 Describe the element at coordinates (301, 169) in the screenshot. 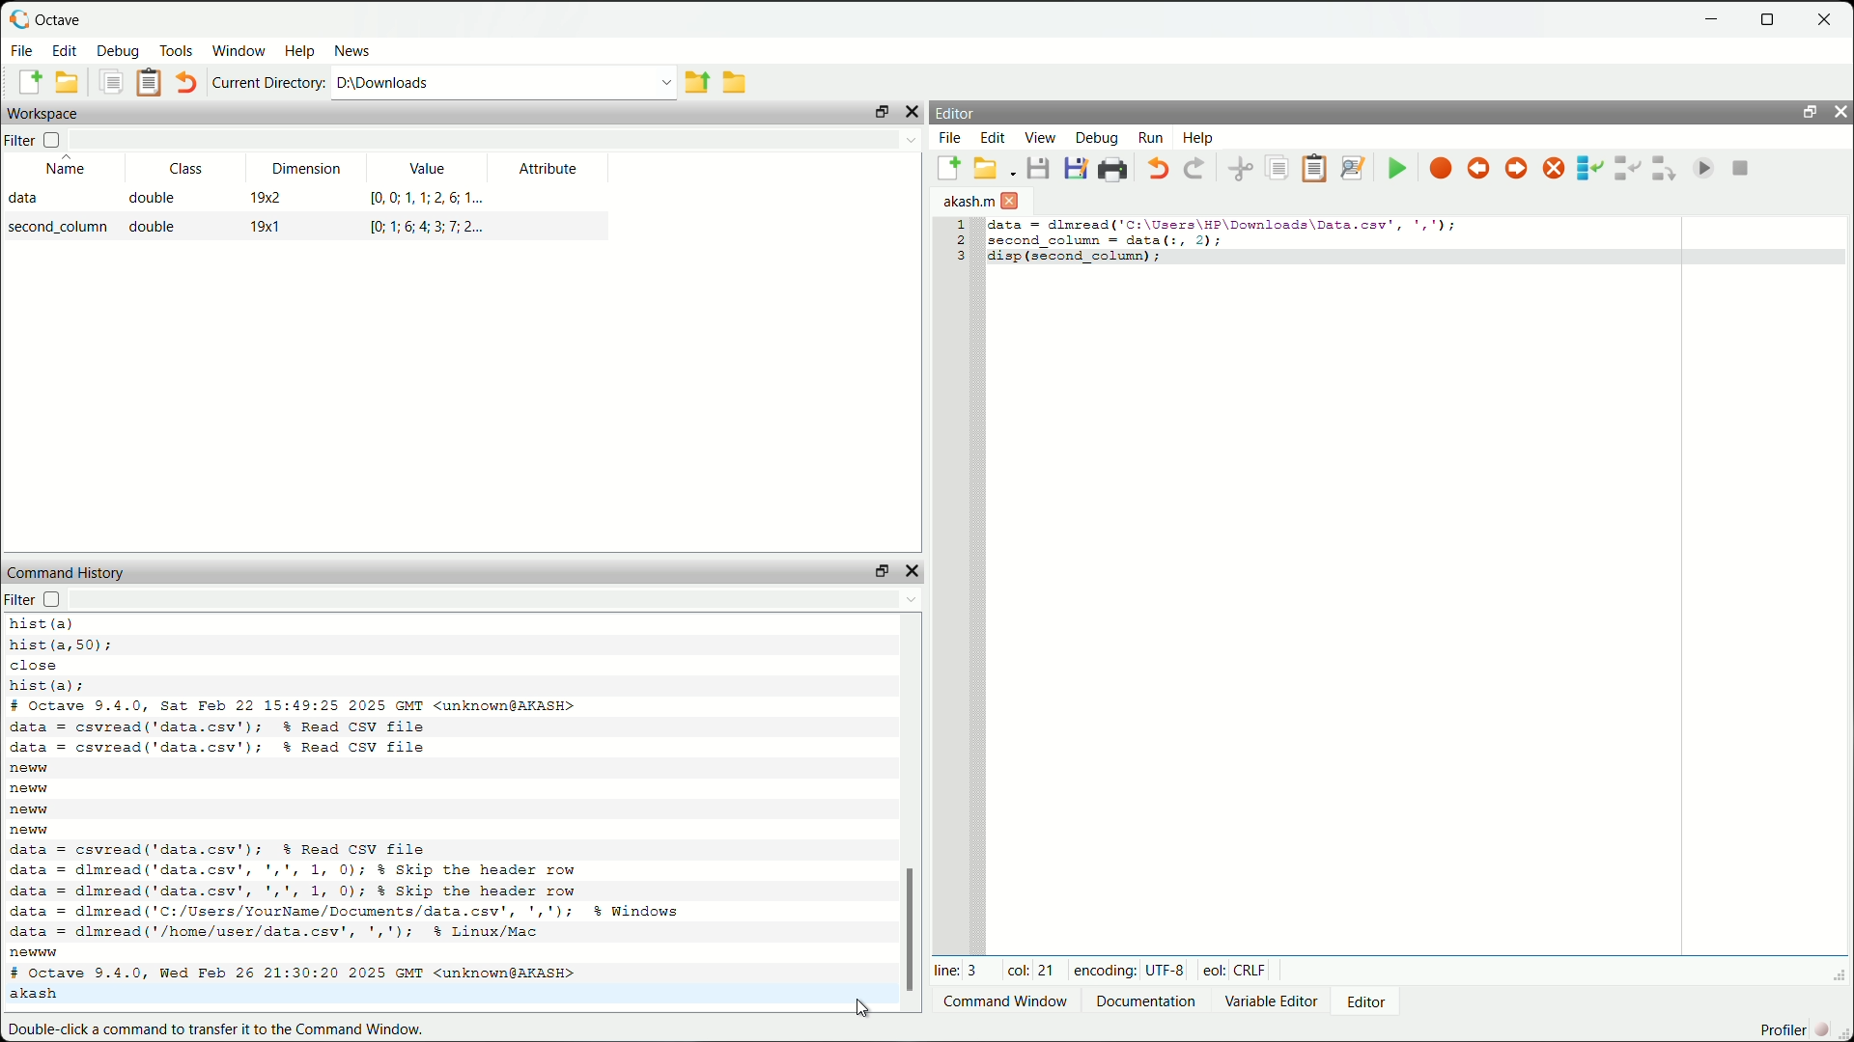

I see `dimension` at that location.